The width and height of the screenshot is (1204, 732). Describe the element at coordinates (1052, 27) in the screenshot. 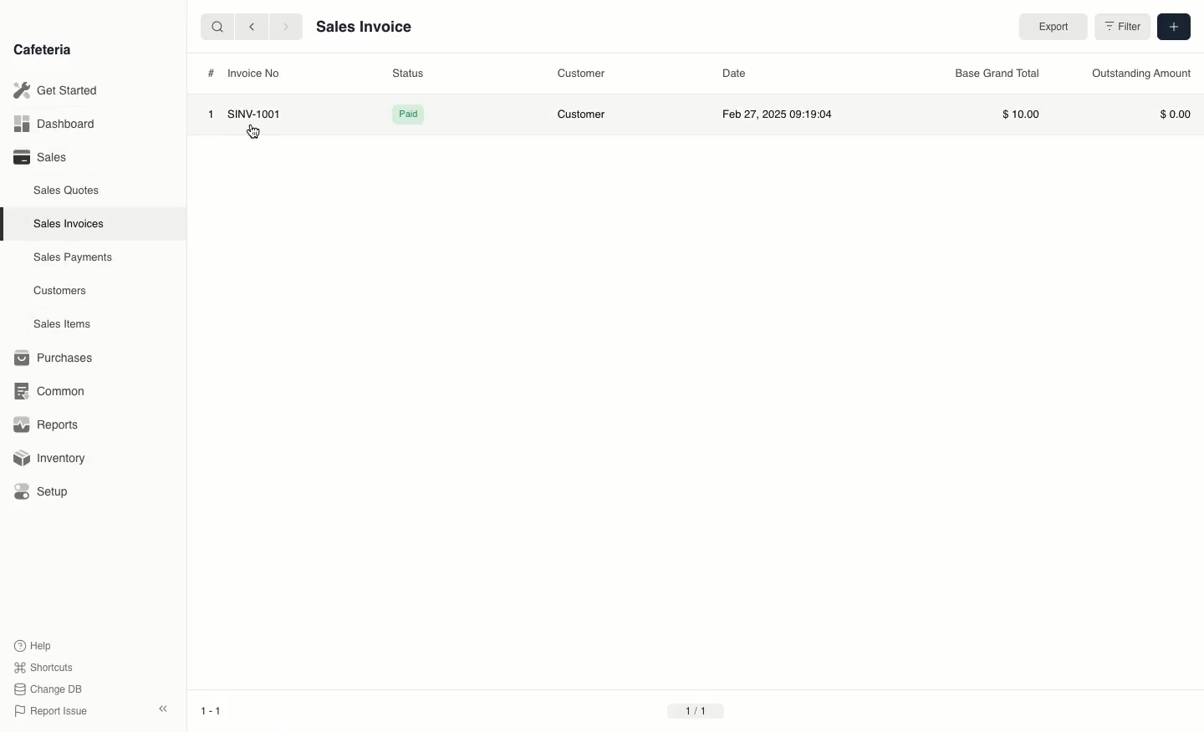

I see `Export` at that location.